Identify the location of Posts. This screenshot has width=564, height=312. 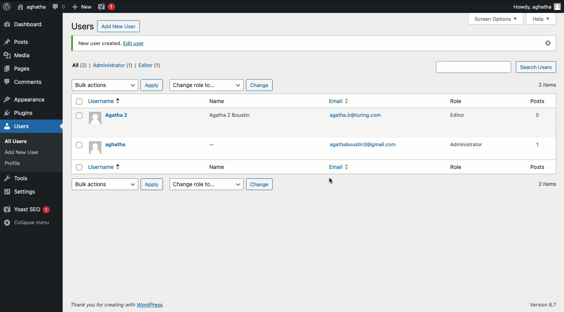
(533, 101).